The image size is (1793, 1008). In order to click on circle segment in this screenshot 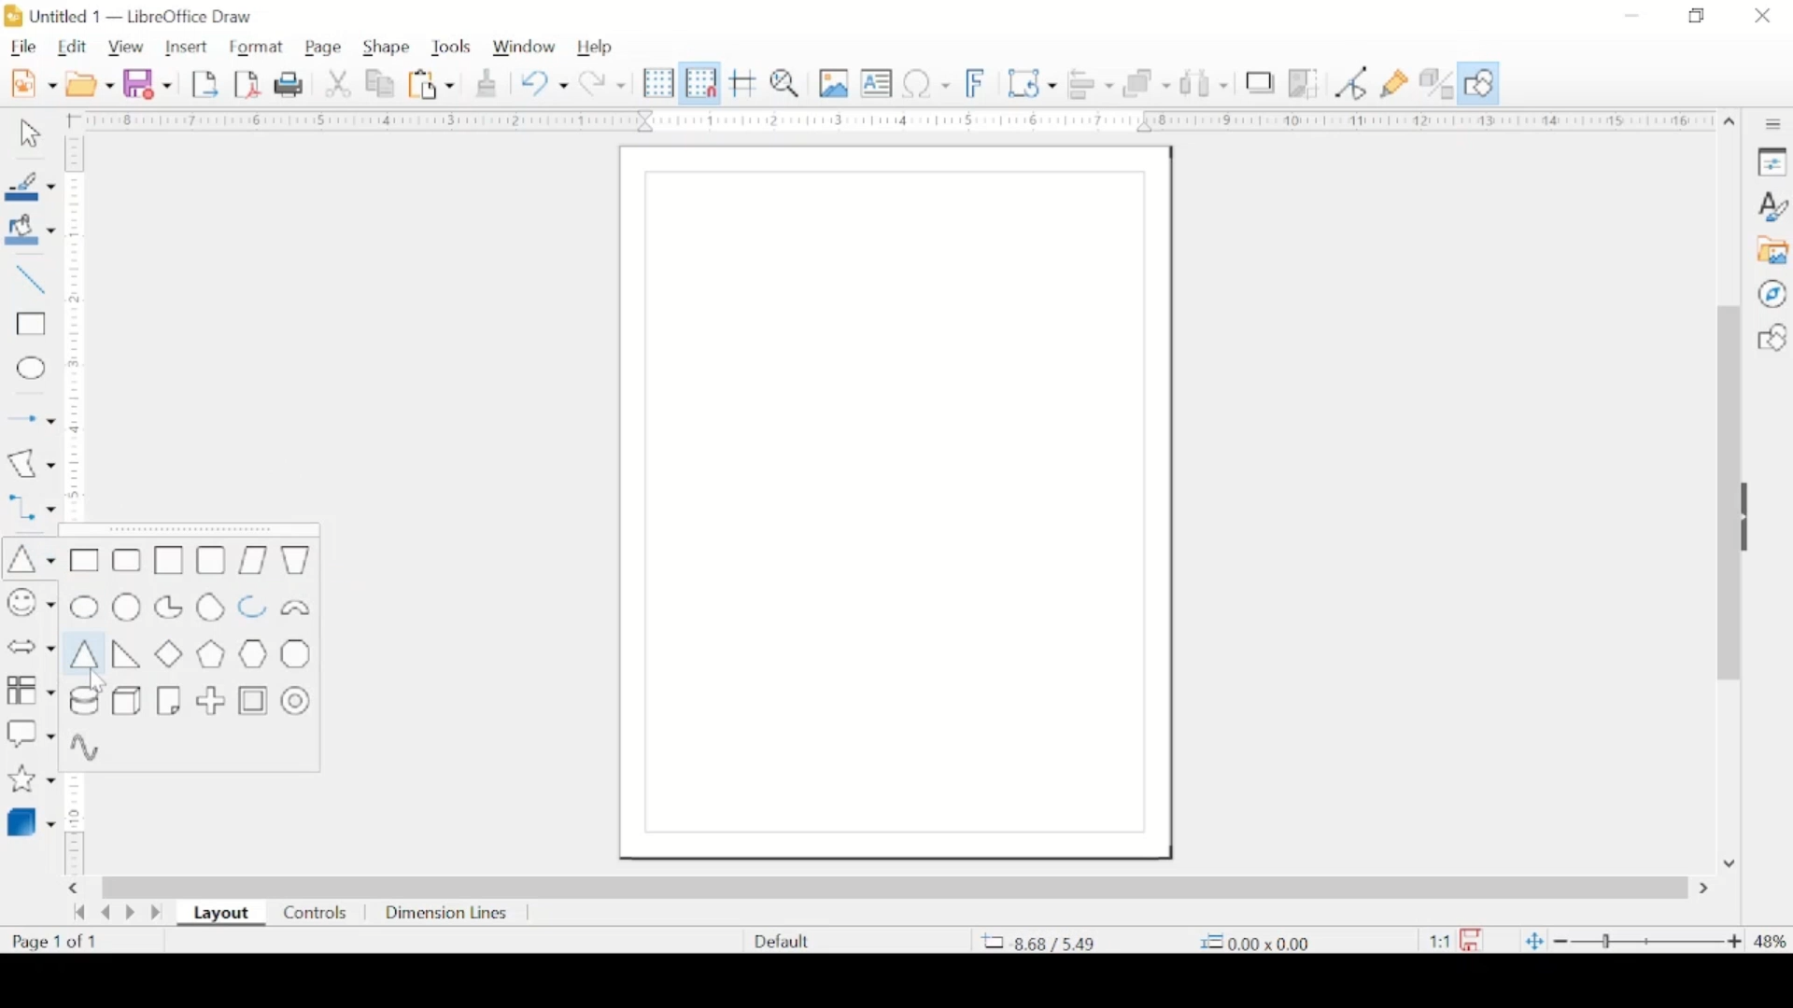, I will do `click(210, 608)`.